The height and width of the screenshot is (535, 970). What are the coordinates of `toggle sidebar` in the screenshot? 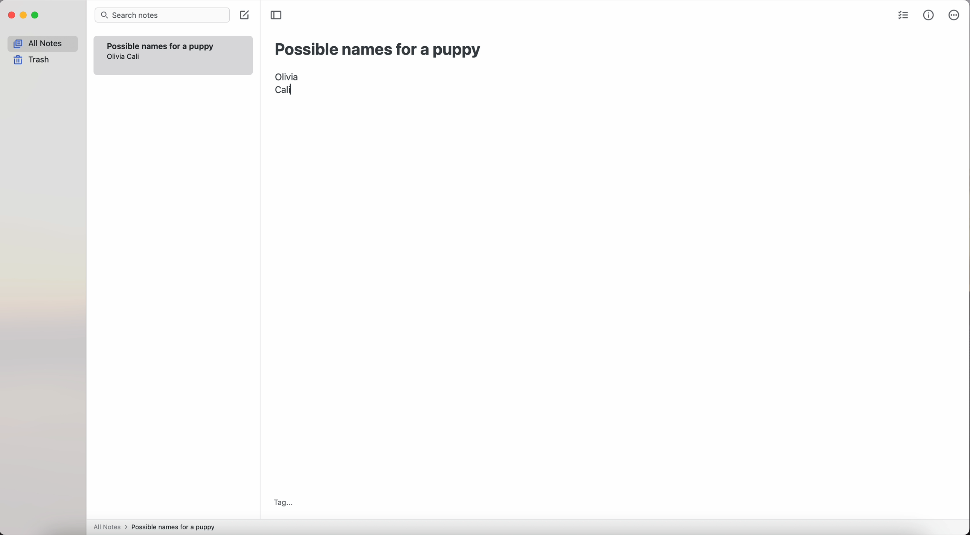 It's located at (277, 14).